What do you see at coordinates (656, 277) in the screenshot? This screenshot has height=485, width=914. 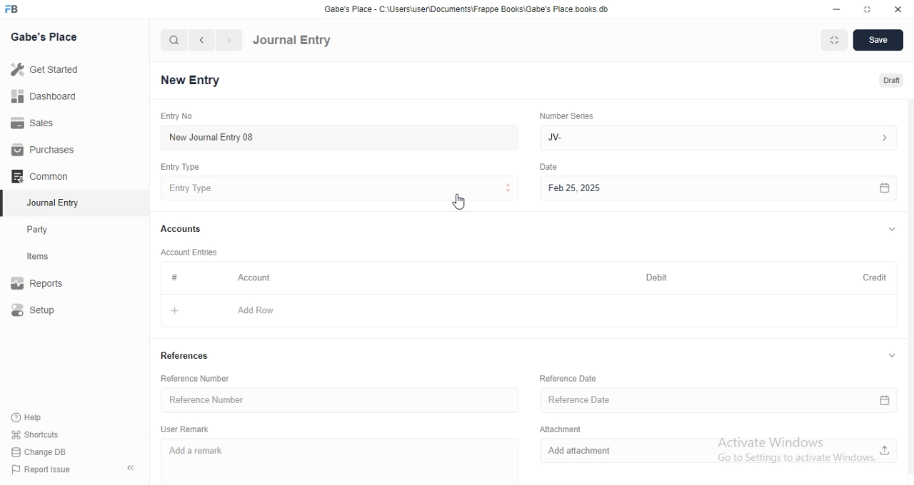 I see `Debit` at bounding box center [656, 277].